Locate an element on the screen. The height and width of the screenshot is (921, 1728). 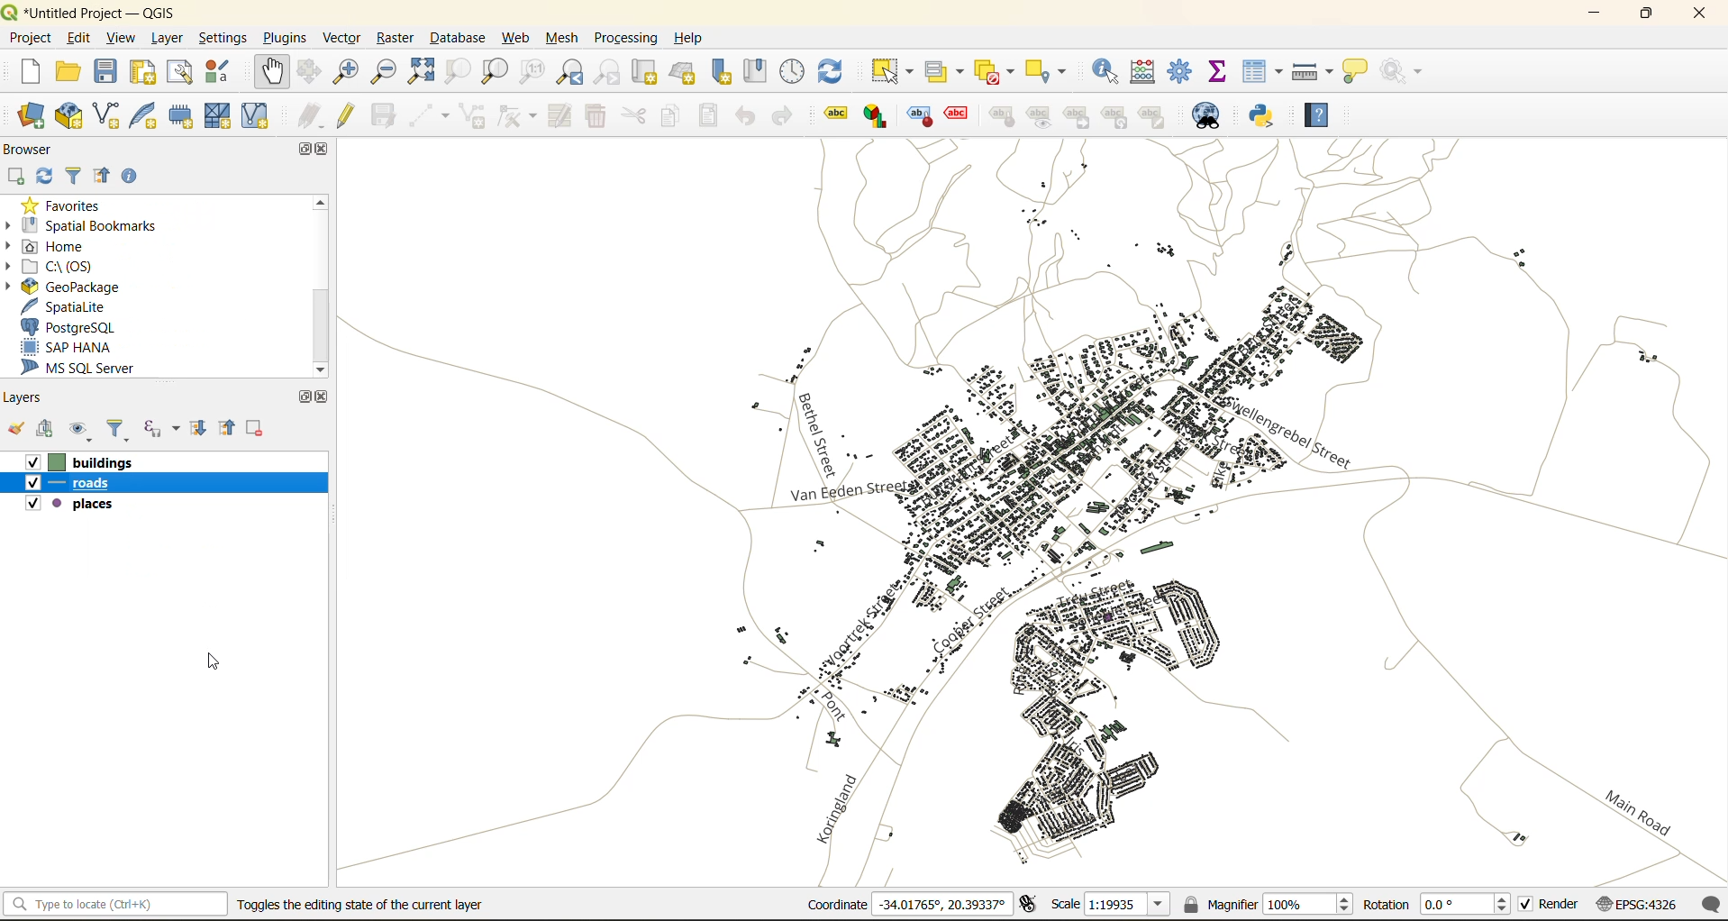
select is located at coordinates (892, 72).